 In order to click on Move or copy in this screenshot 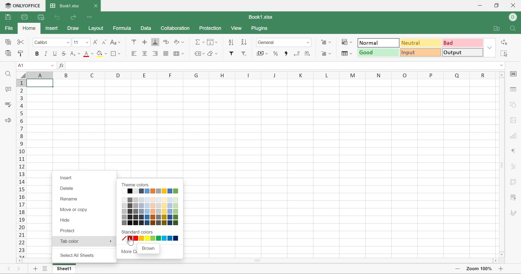, I will do `click(73, 210)`.